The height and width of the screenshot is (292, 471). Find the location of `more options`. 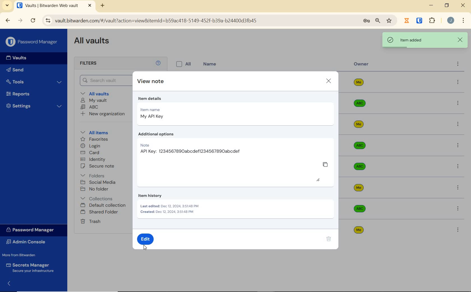

more options is located at coordinates (458, 209).